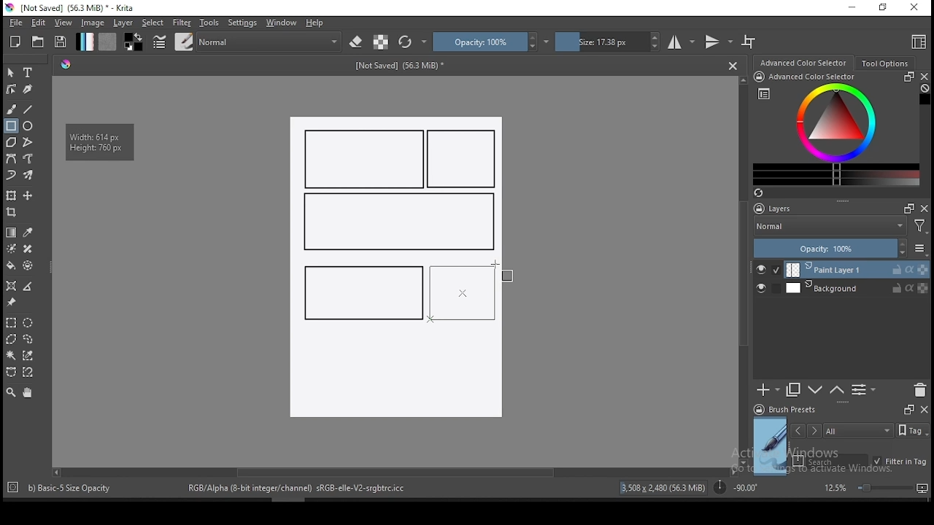 Image resolution: width=934 pixels, height=525 pixels. Describe the element at coordinates (381, 43) in the screenshot. I see `preserve alpha` at that location.